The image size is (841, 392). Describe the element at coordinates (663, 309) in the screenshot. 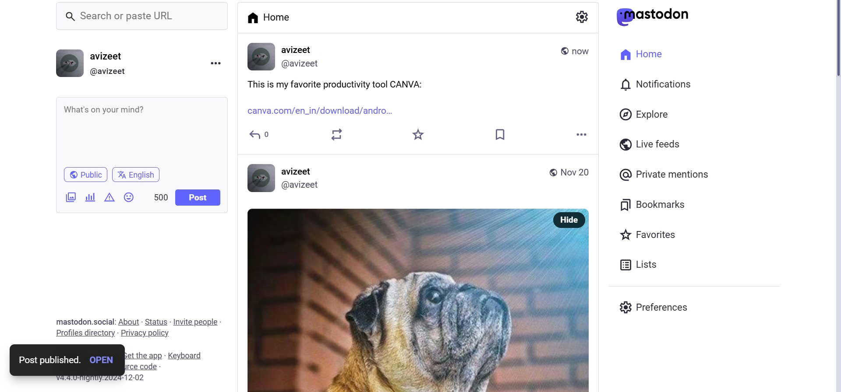

I see `preferenes` at that location.